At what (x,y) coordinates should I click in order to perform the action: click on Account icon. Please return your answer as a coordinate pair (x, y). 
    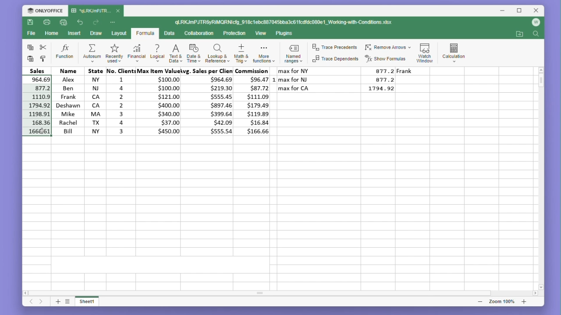
    Looking at the image, I should click on (534, 24).